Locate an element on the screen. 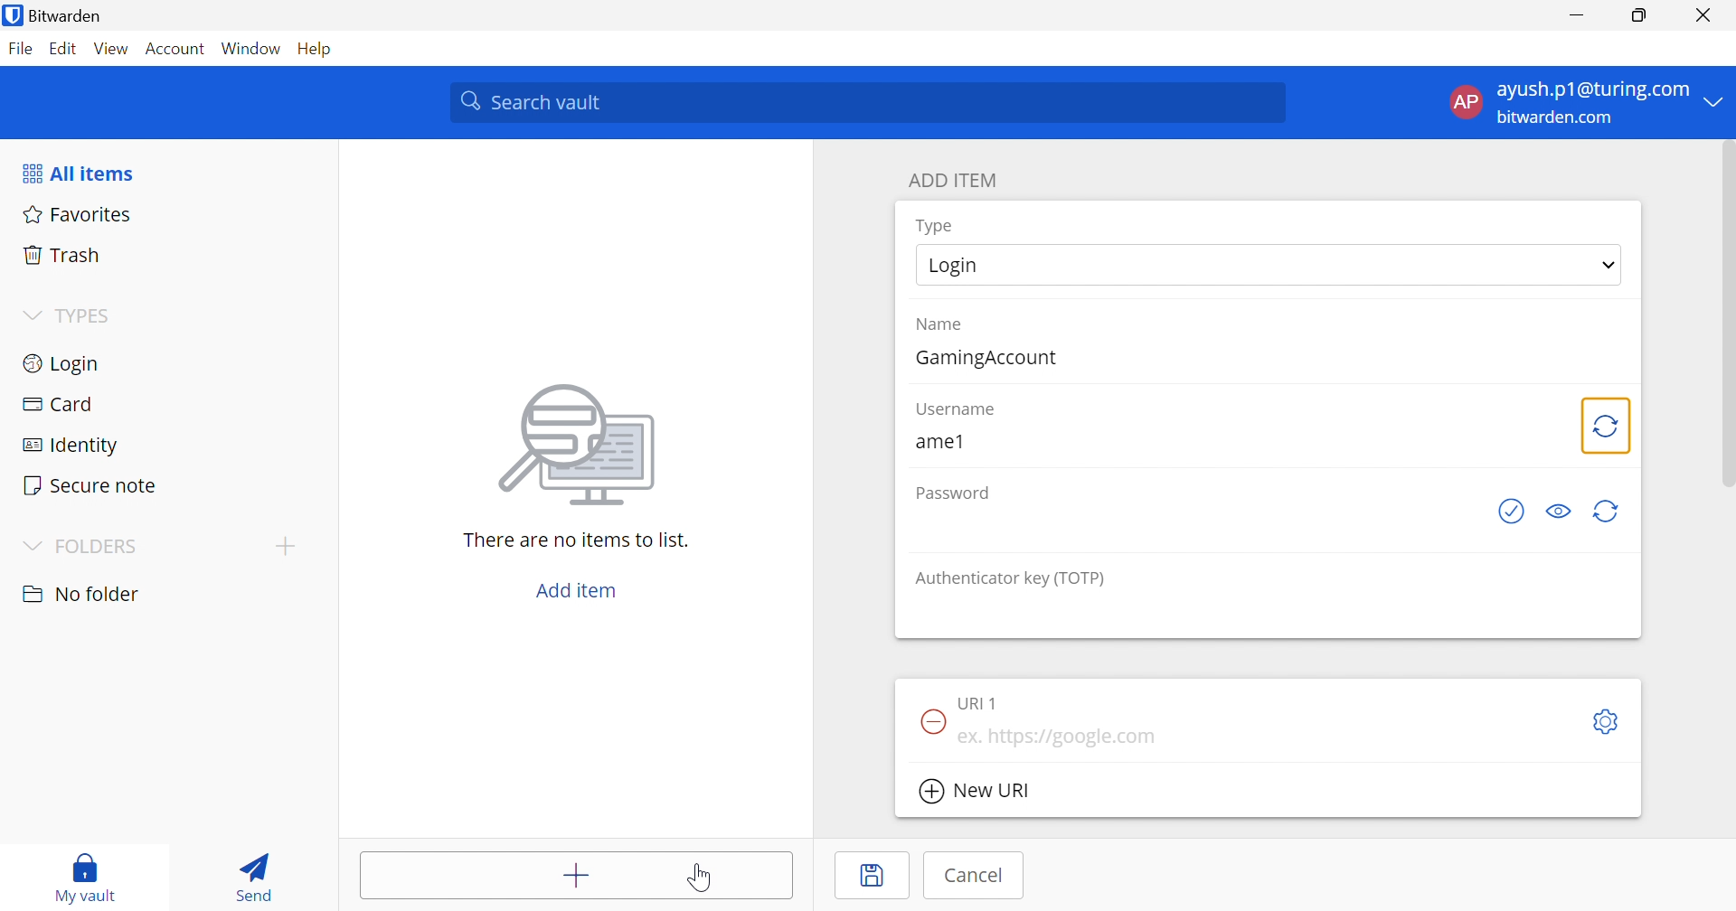 The image size is (1736, 911). Favorites is located at coordinates (78, 216).